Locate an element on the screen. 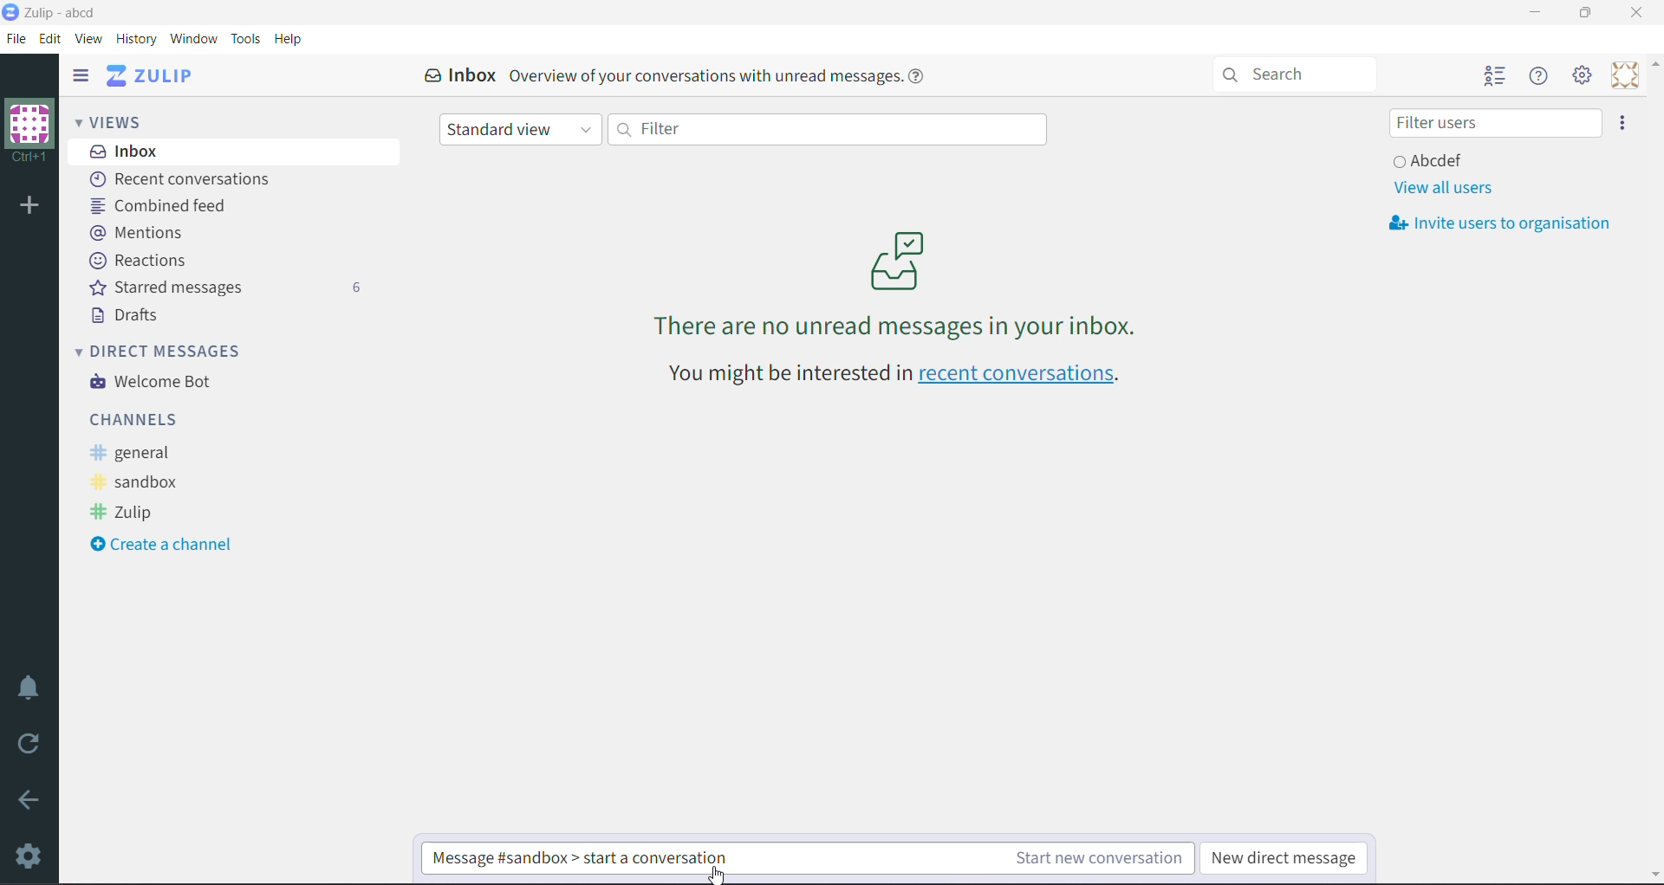  Direct Messages is located at coordinates (170, 350).